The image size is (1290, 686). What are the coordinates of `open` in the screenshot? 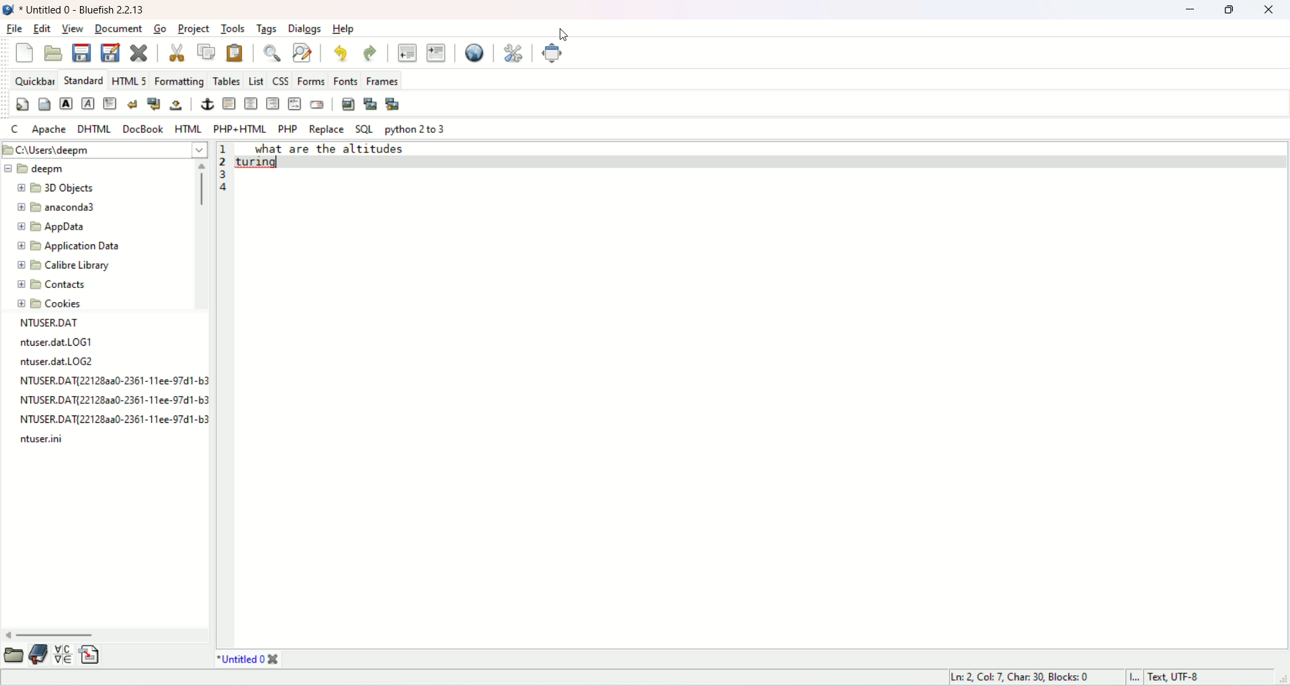 It's located at (15, 655).